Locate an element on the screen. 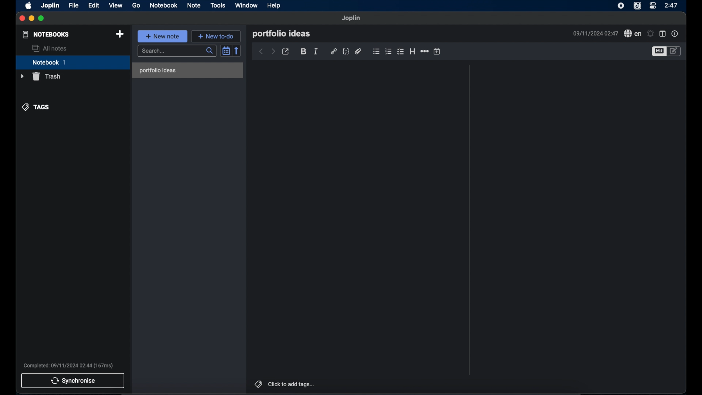 This screenshot has height=395, width=702. click to add tags is located at coordinates (286, 384).